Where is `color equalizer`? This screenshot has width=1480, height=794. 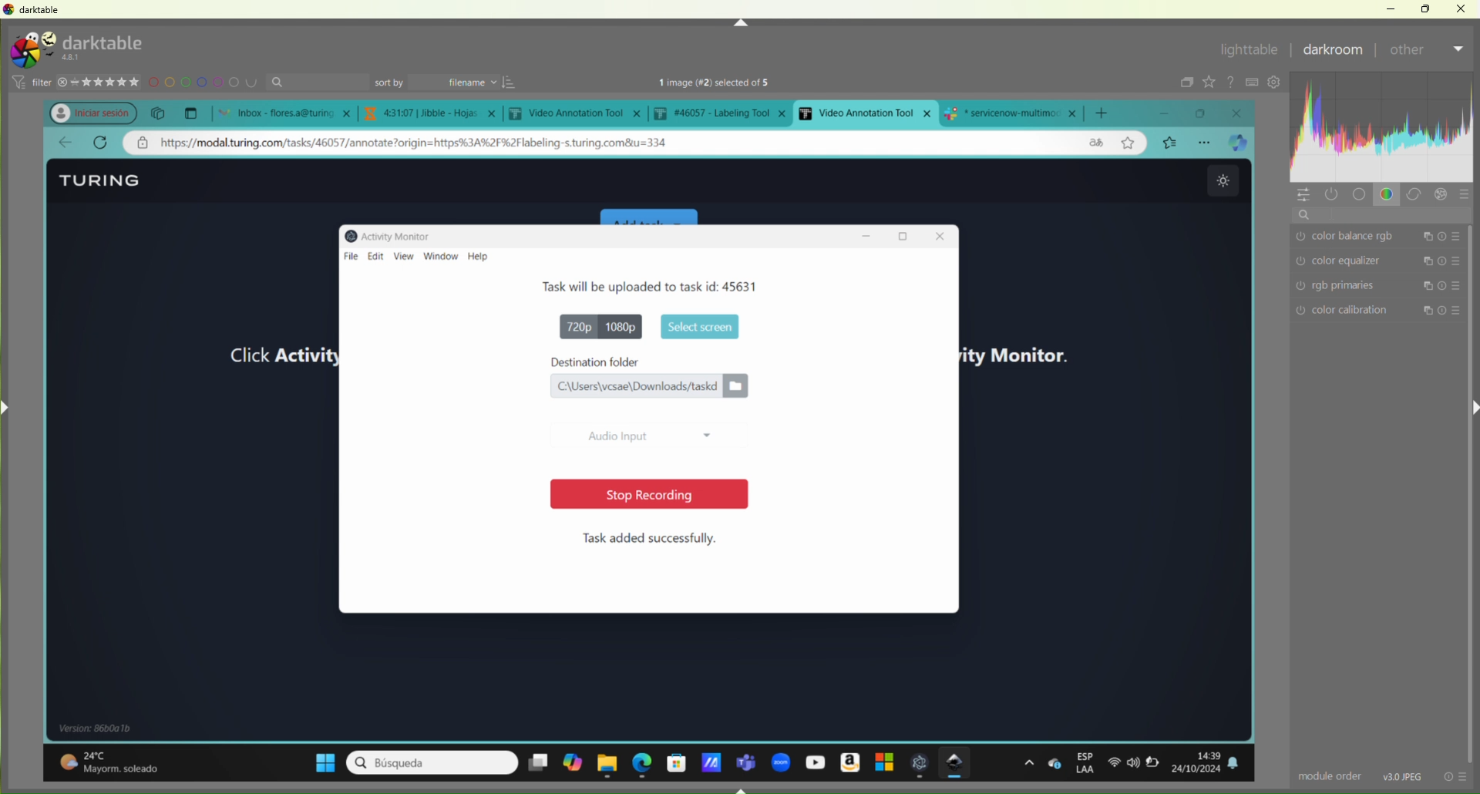 color equalizer is located at coordinates (1383, 262).